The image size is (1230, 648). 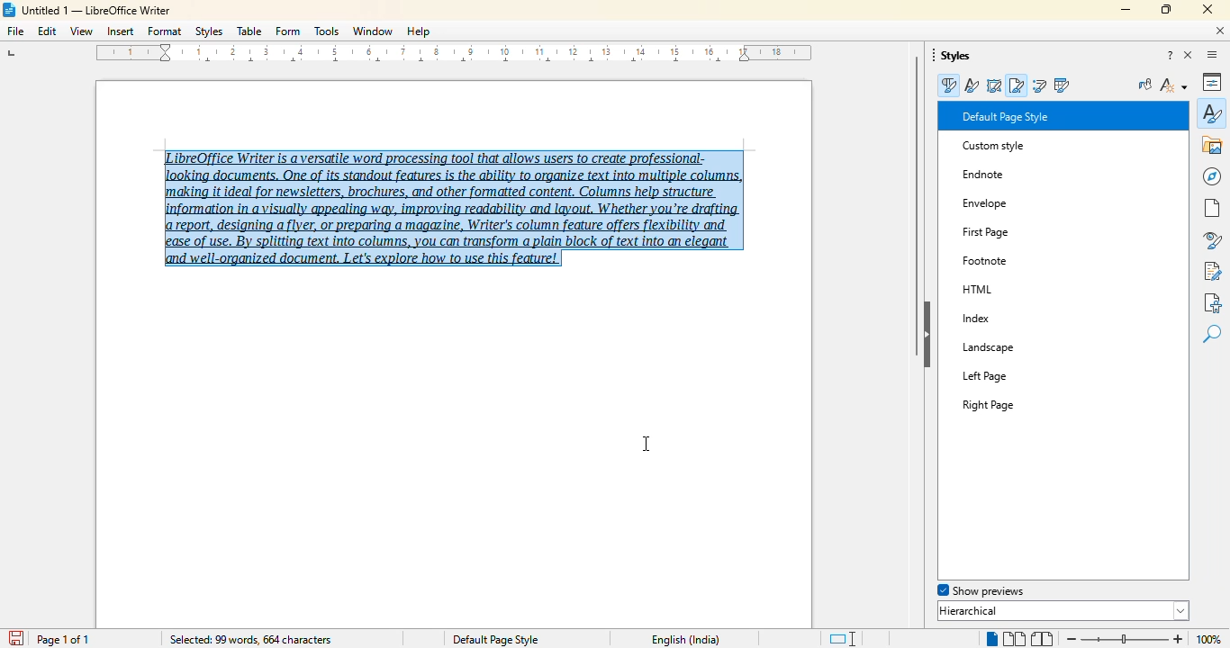 What do you see at coordinates (954, 56) in the screenshot?
I see `styles` at bounding box center [954, 56].